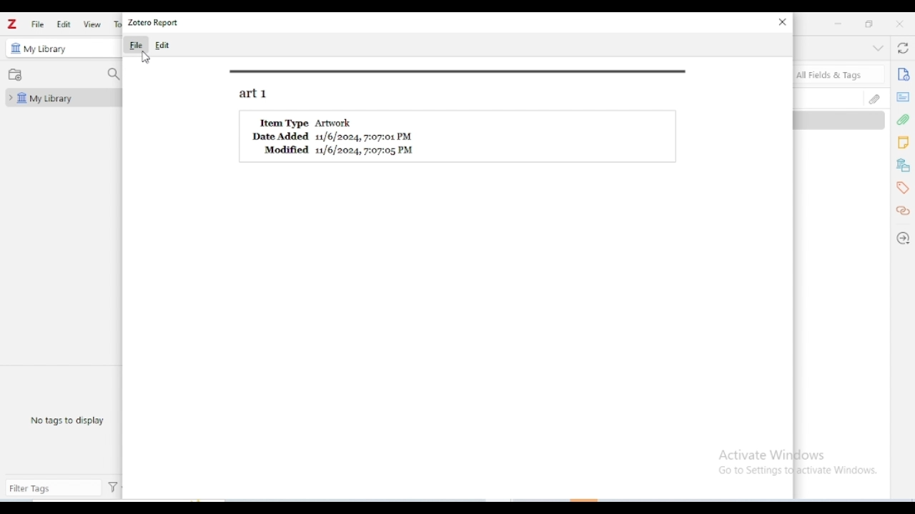 The width and height of the screenshot is (915, 514). I want to click on border, so click(460, 71).